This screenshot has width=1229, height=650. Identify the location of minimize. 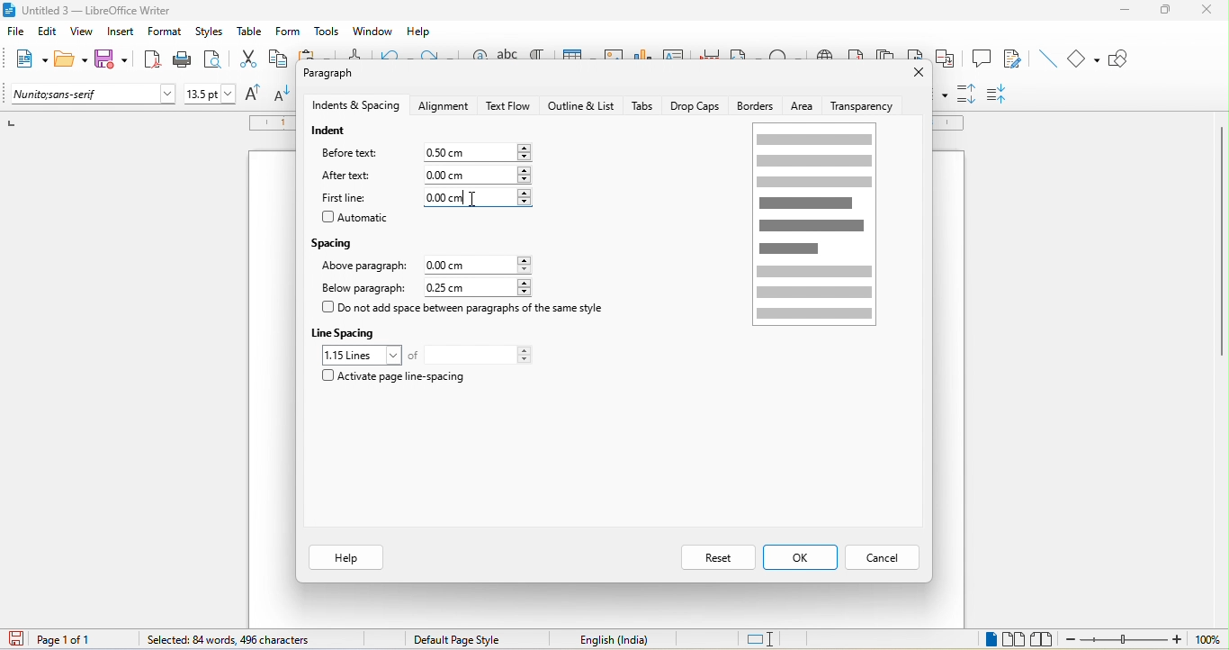
(1124, 12).